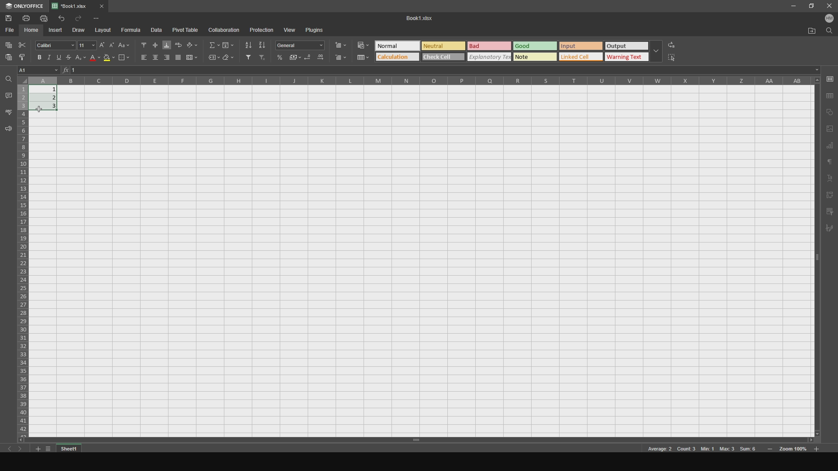  What do you see at coordinates (290, 29) in the screenshot?
I see `view` at bounding box center [290, 29].